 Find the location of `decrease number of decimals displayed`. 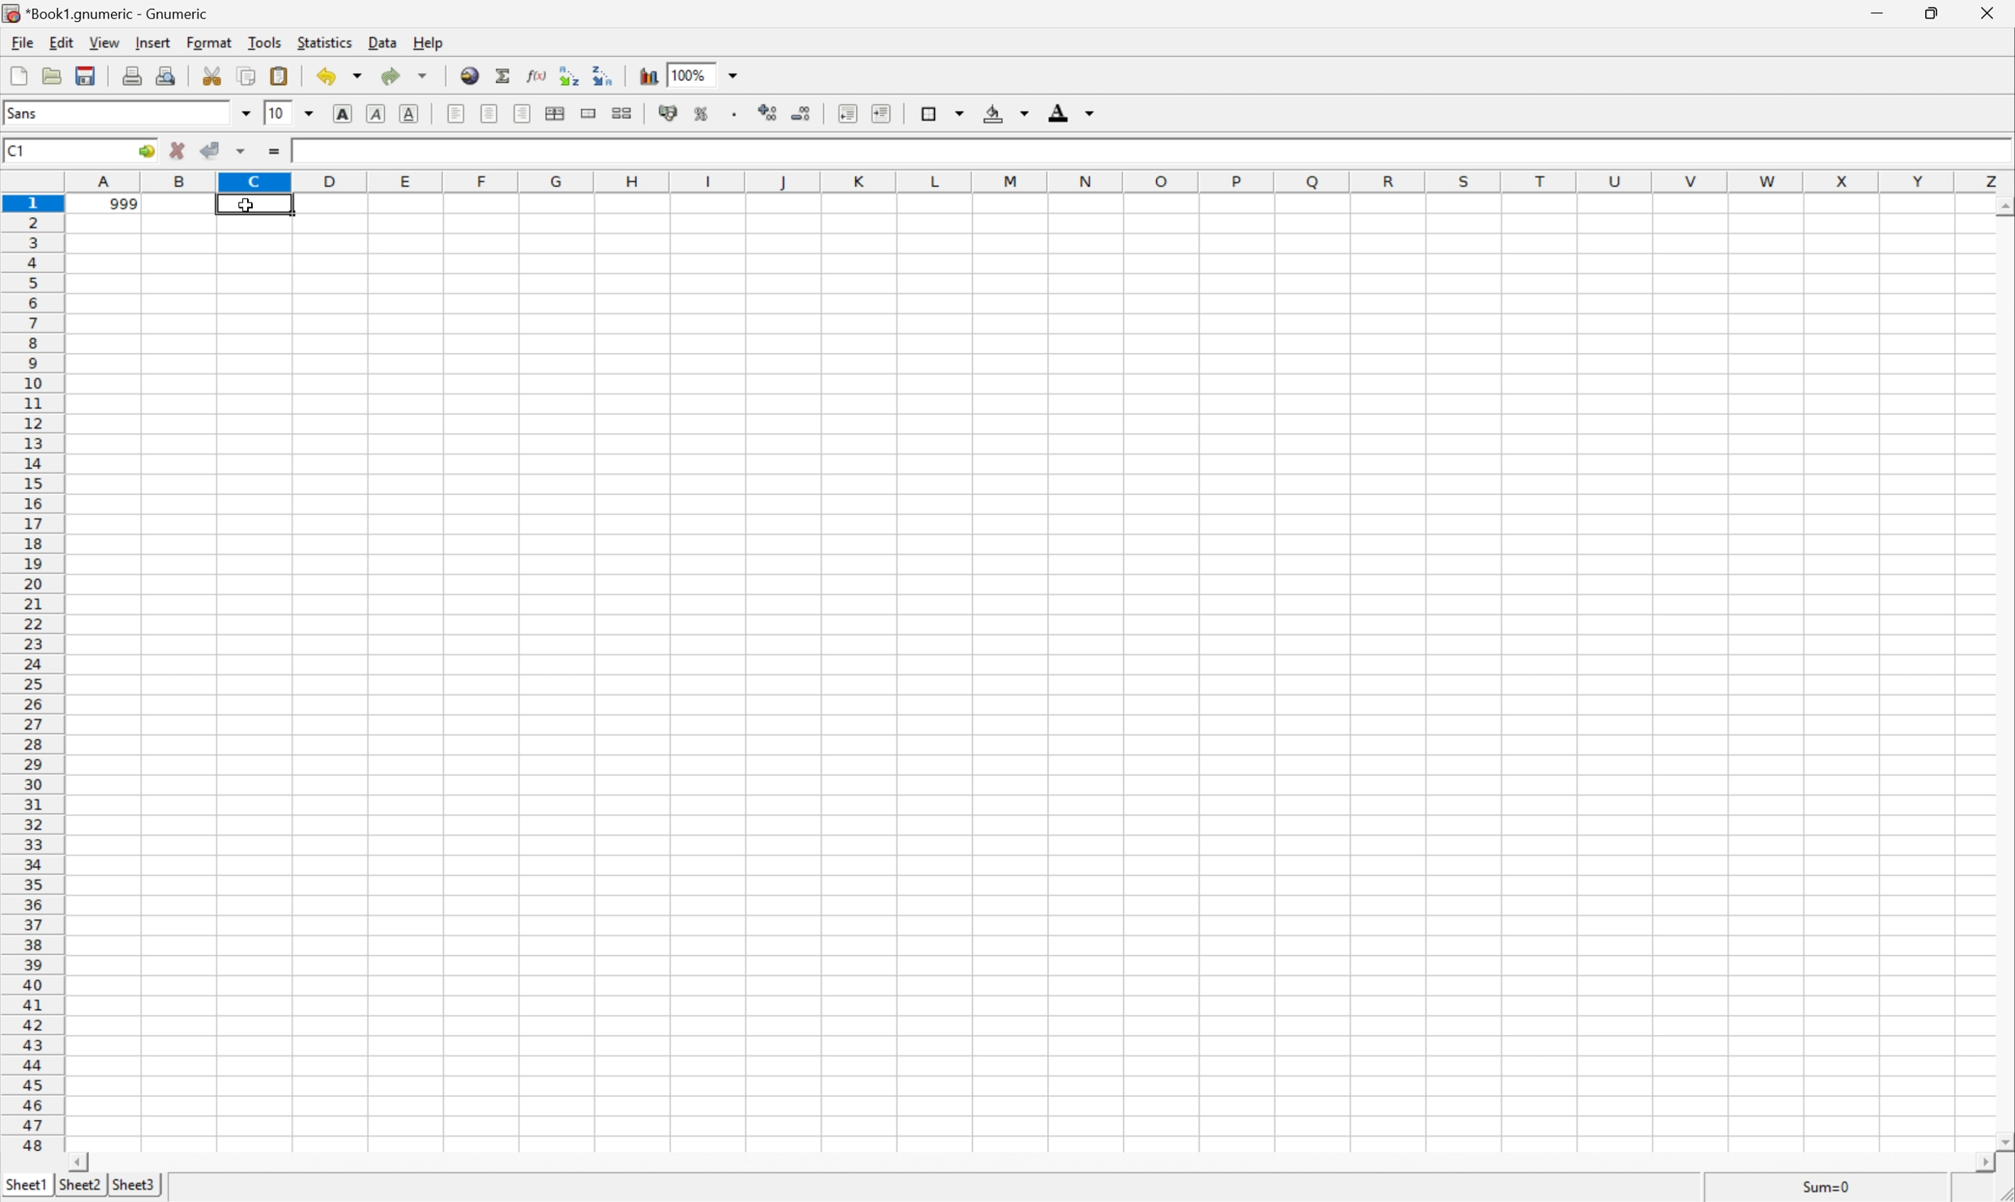

decrease number of decimals displayed is located at coordinates (801, 113).